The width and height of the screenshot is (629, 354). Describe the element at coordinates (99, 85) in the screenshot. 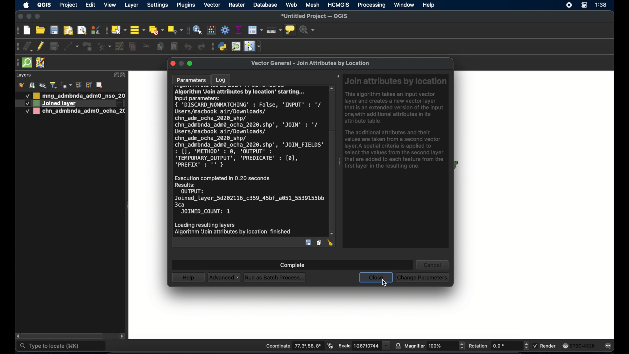

I see `add layer/group` at that location.